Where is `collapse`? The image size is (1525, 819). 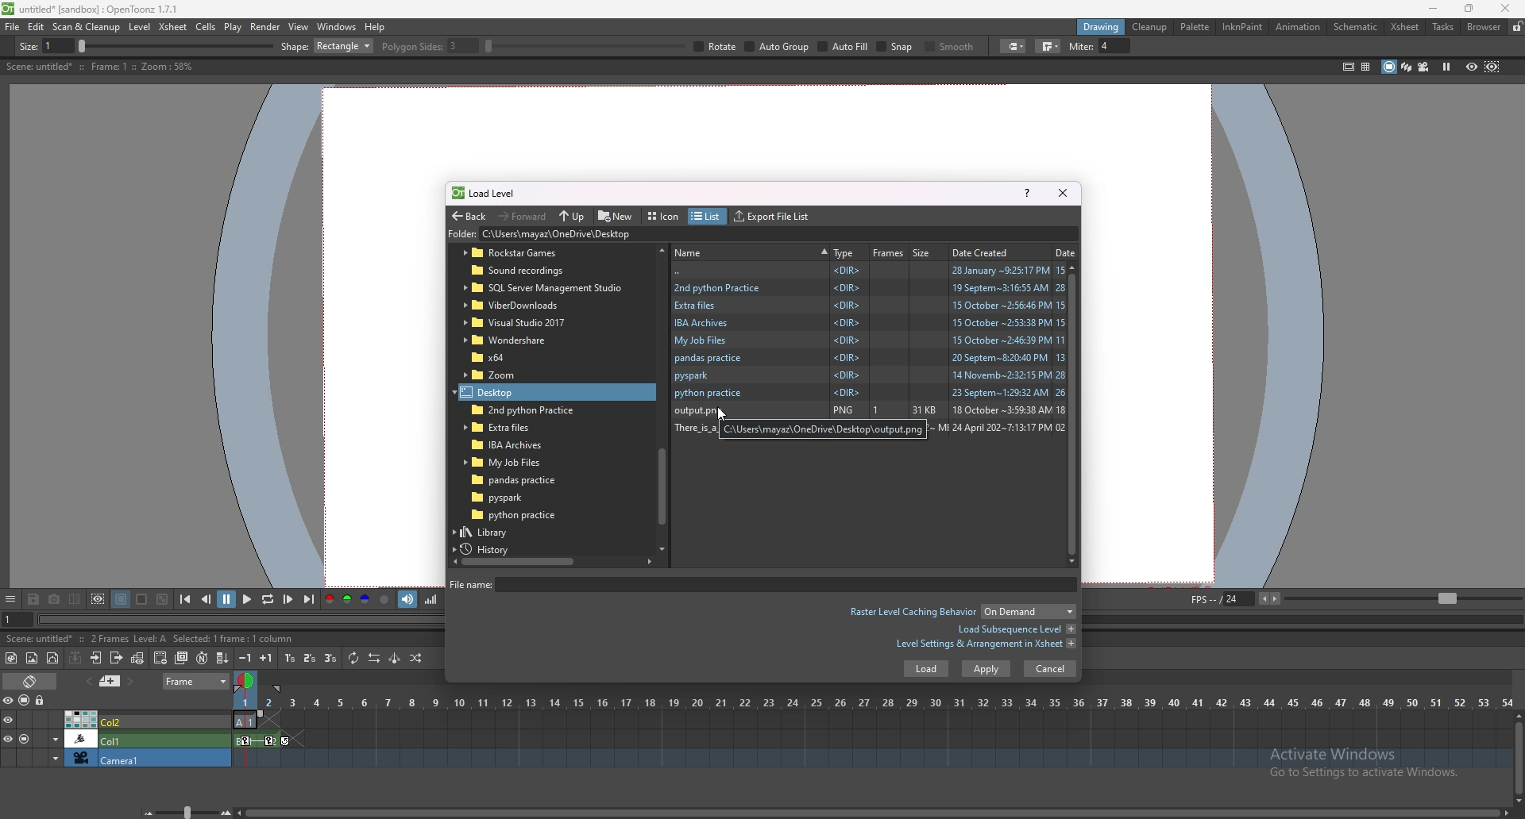 collapse is located at coordinates (75, 657).